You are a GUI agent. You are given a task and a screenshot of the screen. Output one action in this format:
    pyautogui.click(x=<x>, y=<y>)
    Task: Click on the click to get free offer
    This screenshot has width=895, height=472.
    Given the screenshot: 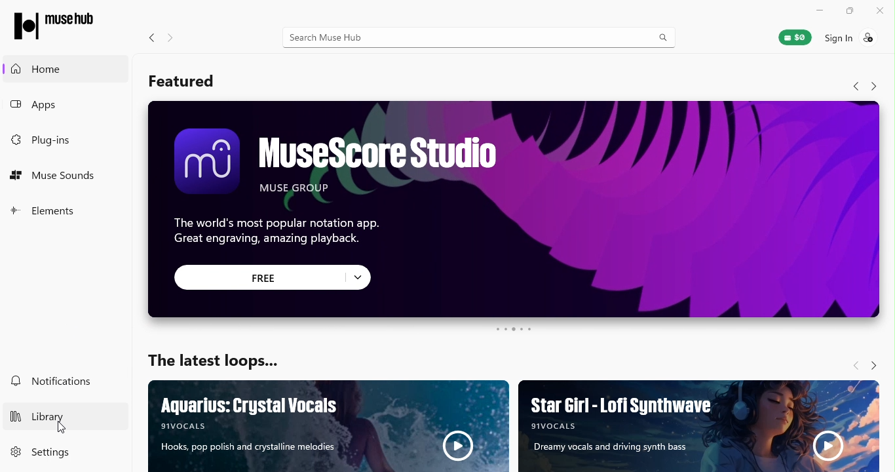 What is the action you would take?
    pyautogui.click(x=272, y=279)
    